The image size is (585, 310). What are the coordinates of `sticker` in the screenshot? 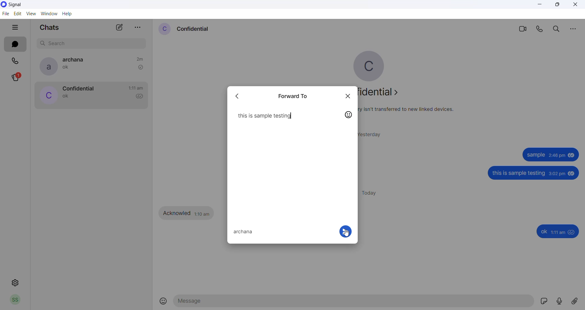 It's located at (546, 302).